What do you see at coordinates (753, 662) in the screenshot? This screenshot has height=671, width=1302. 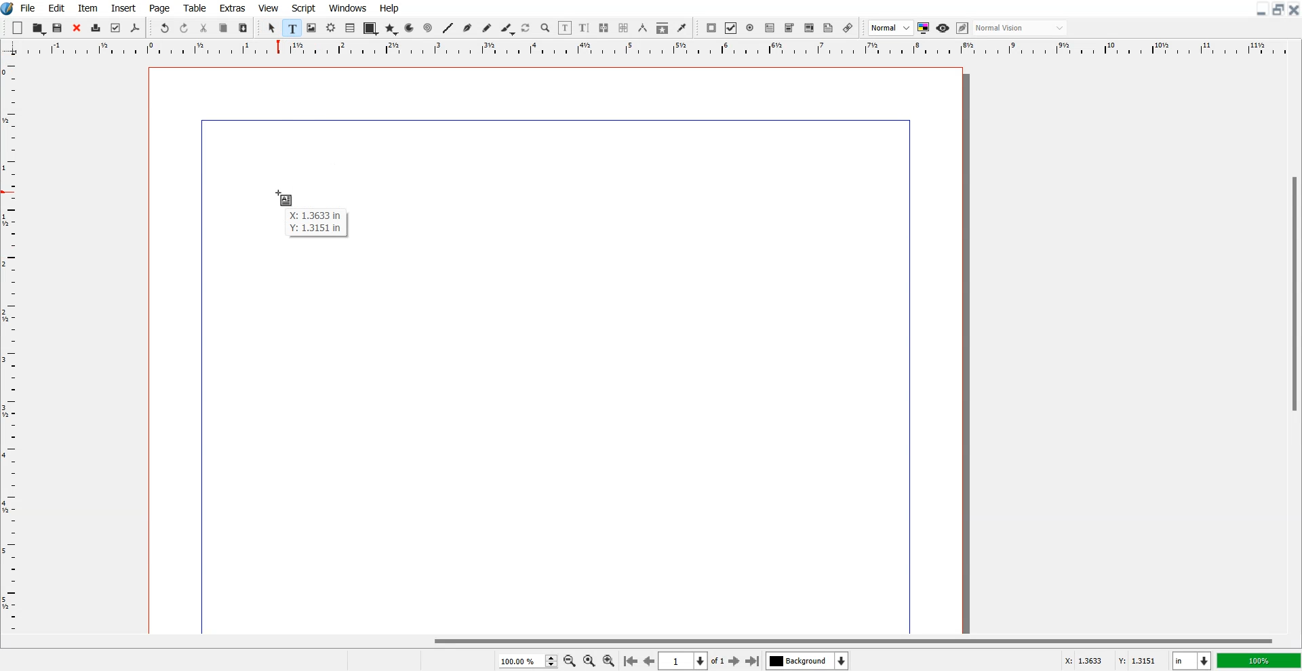 I see `Go to Last Page` at bounding box center [753, 662].